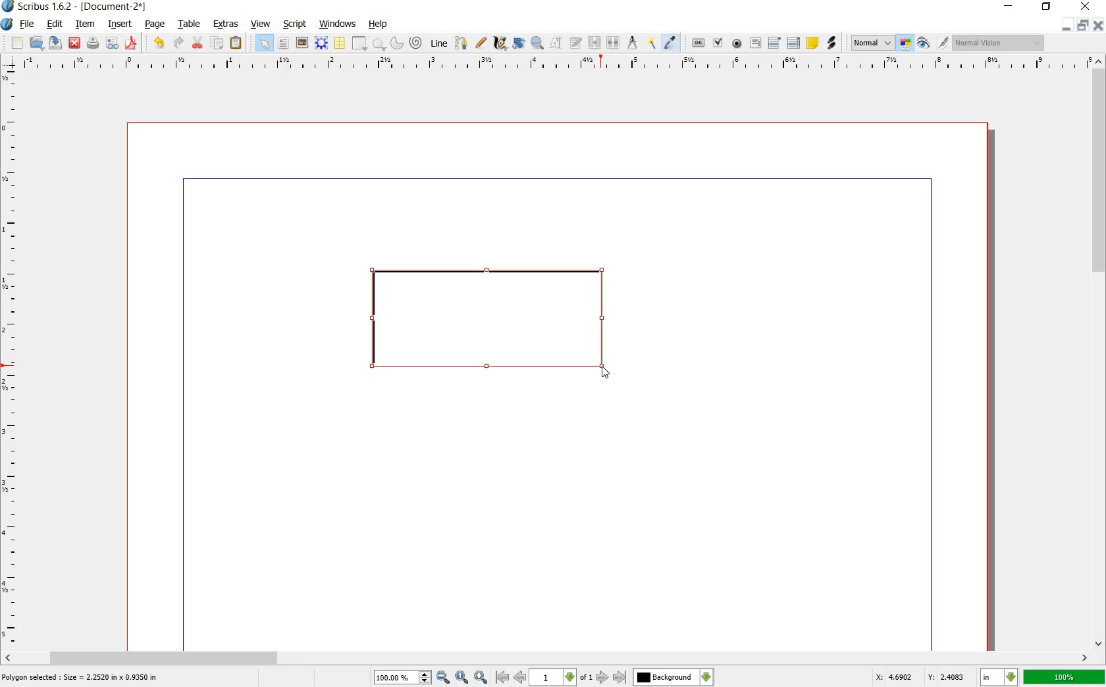  What do you see at coordinates (1007, 7) in the screenshot?
I see `MINIMIZE` at bounding box center [1007, 7].